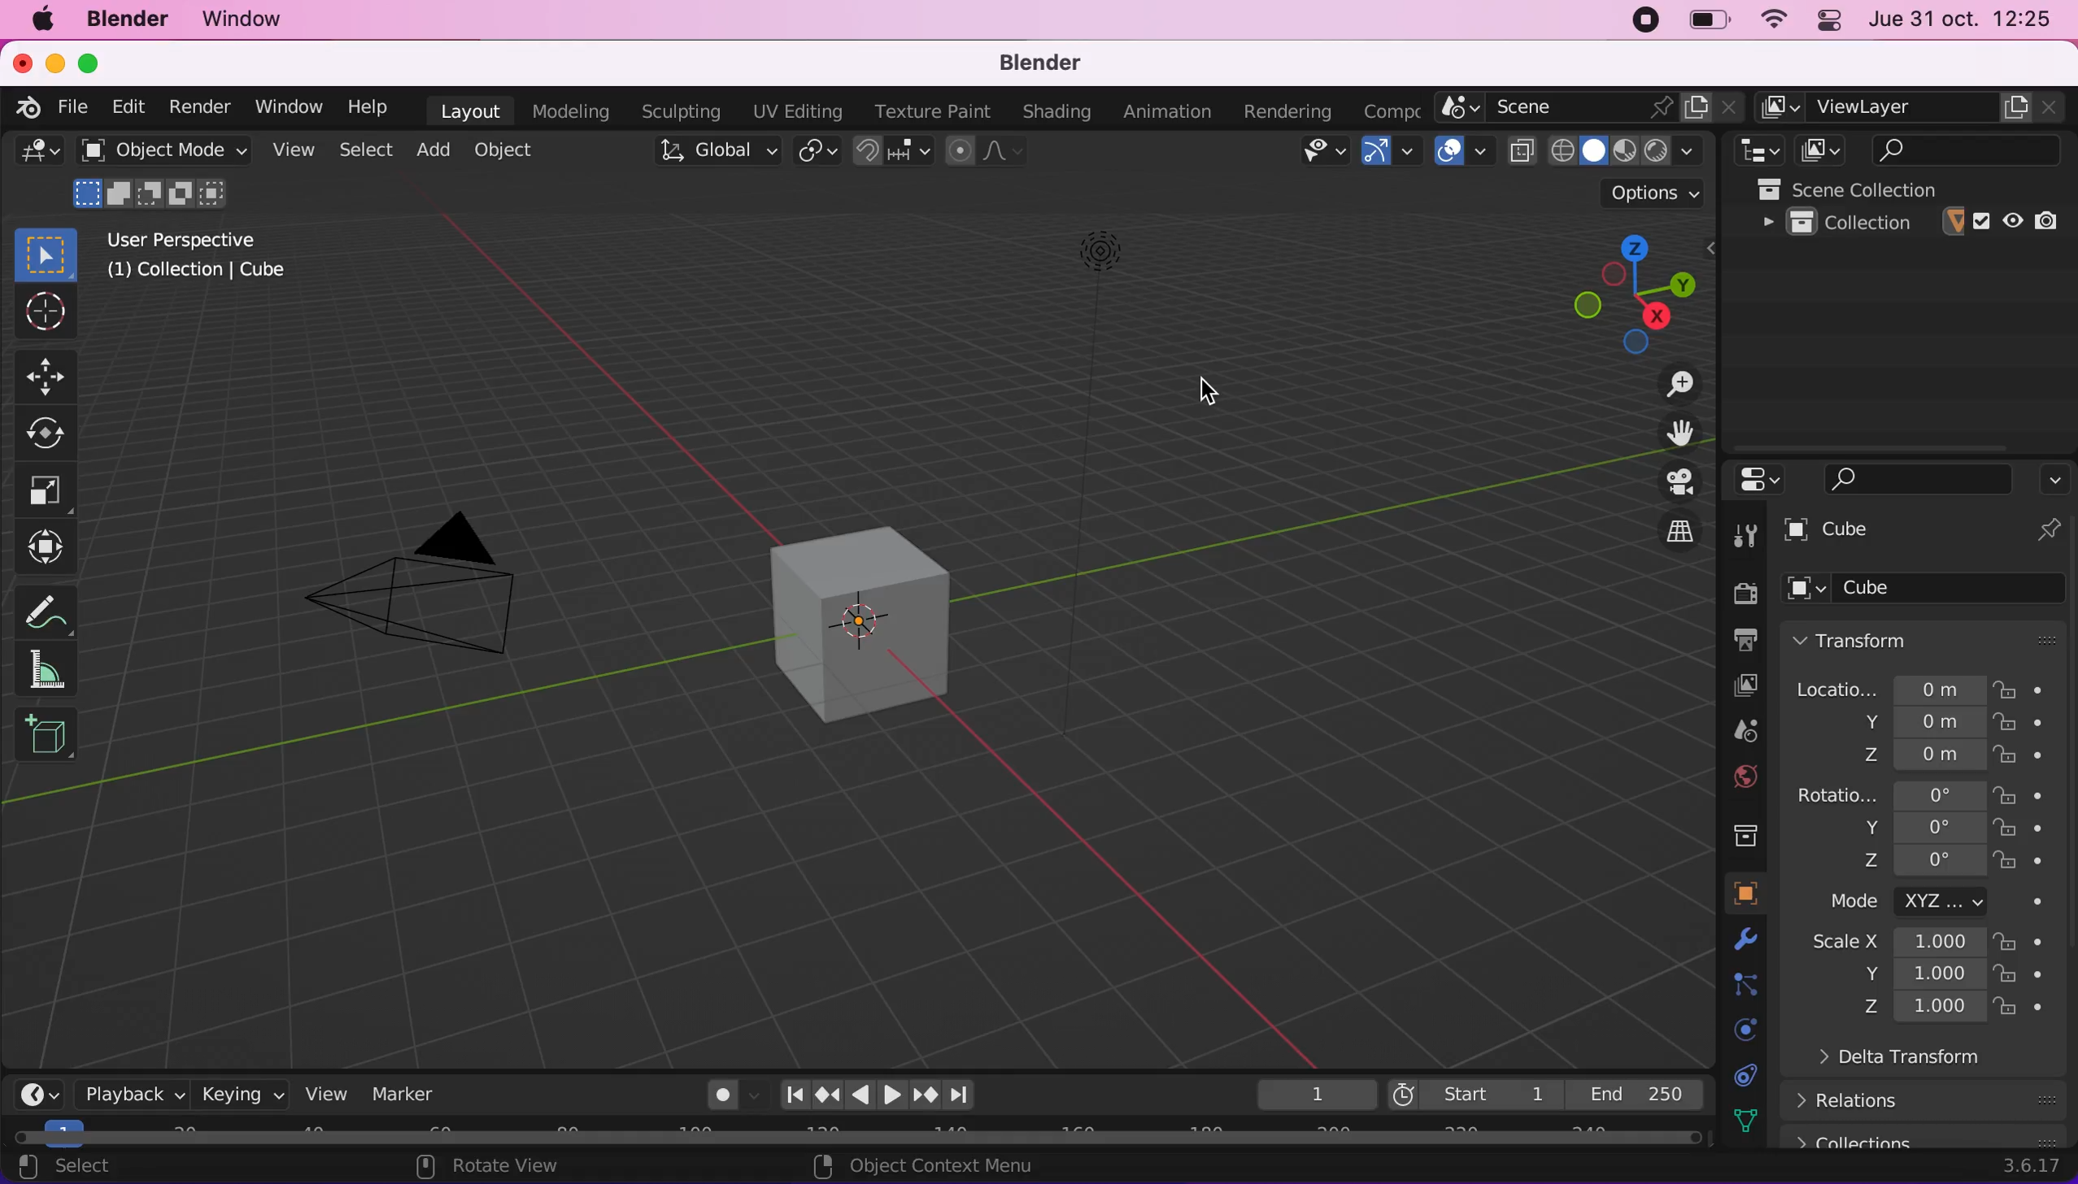  I want to click on select, so click(95, 1169).